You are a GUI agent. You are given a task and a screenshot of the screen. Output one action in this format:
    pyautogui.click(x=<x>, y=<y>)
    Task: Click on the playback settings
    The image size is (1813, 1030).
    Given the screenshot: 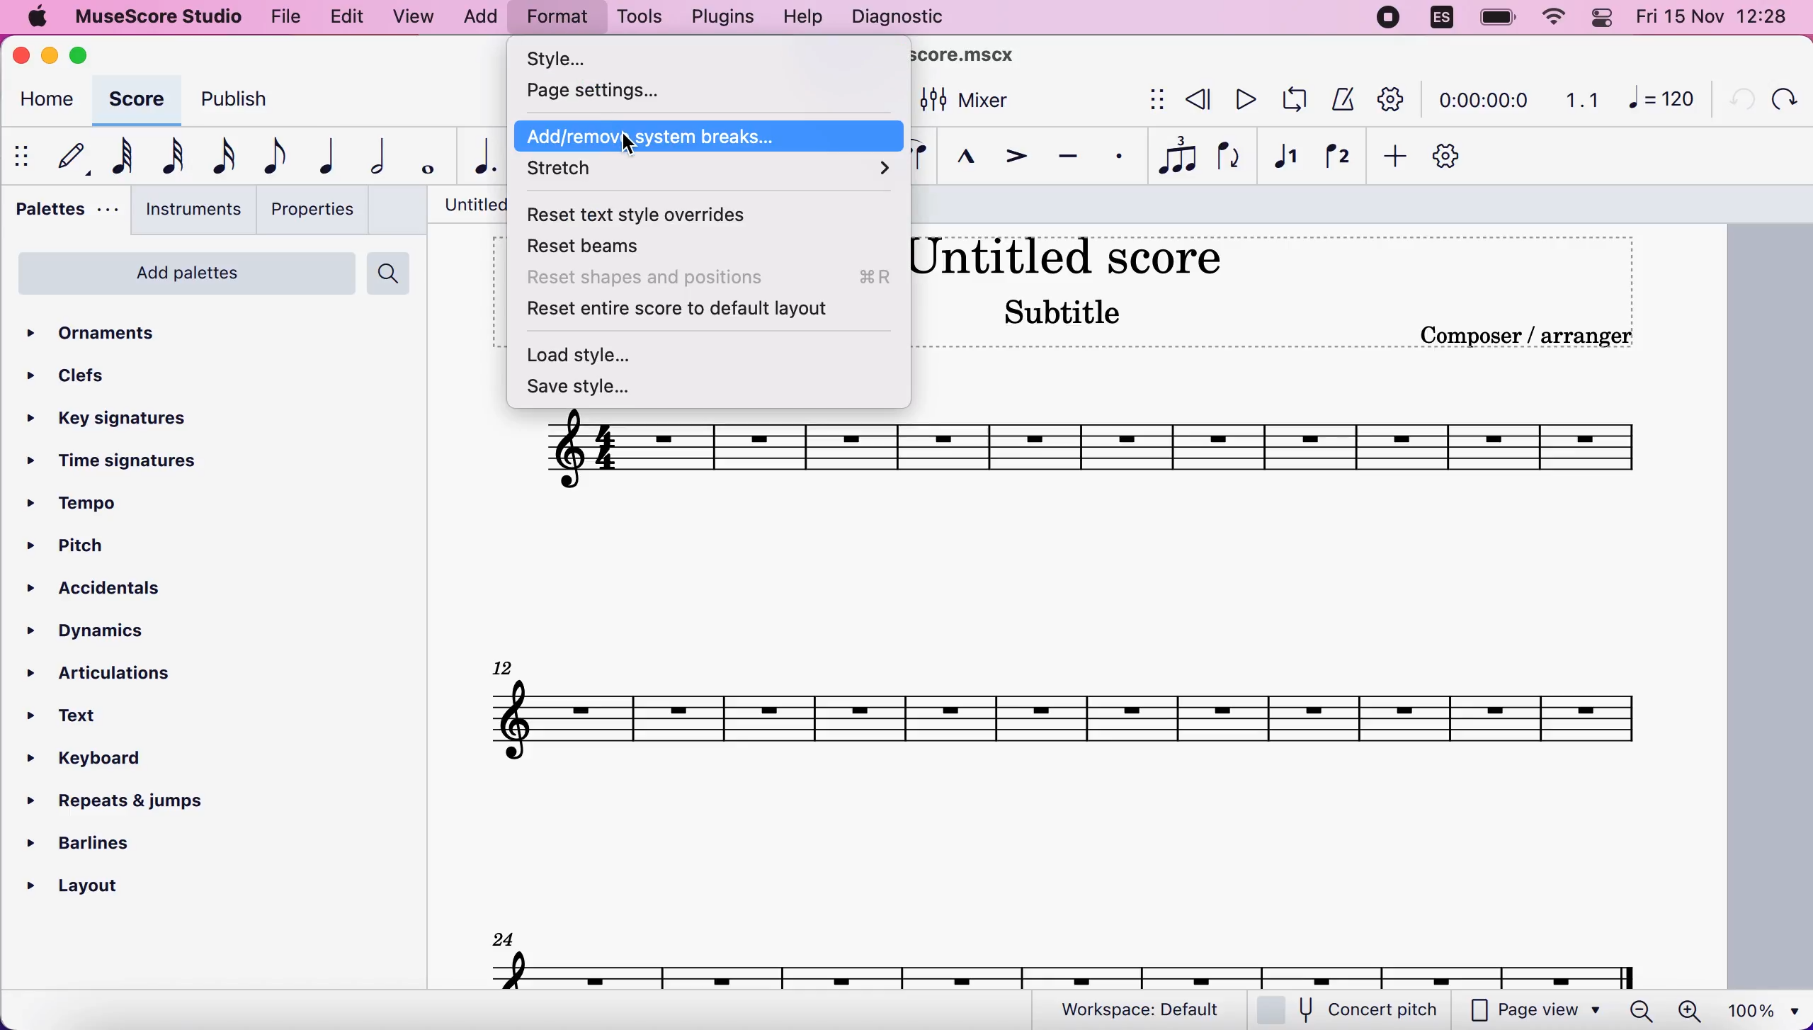 What is the action you would take?
    pyautogui.click(x=1392, y=98)
    